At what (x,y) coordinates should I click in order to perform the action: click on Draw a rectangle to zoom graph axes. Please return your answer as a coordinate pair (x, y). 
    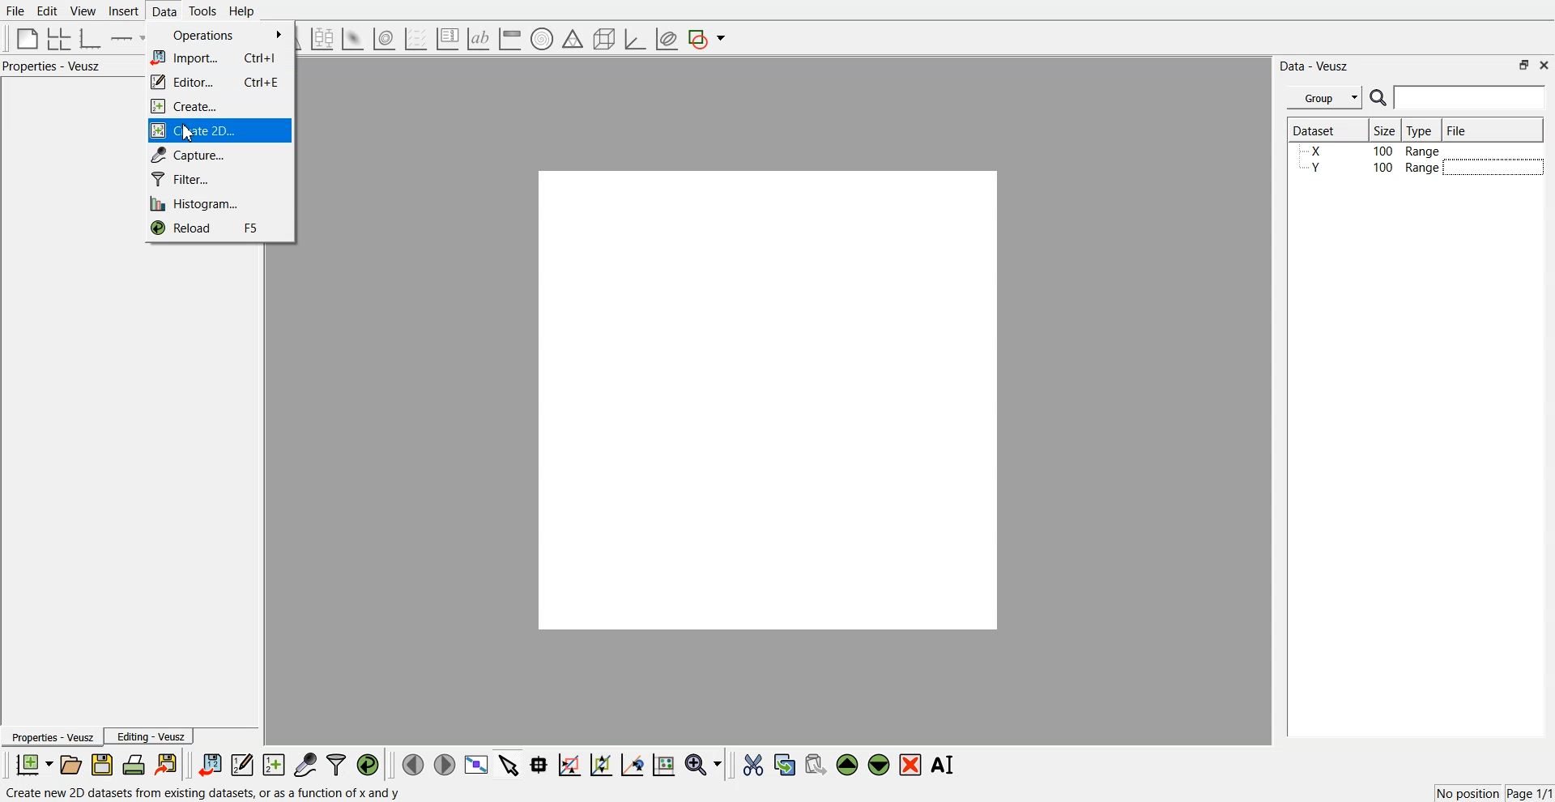
    Looking at the image, I should click on (569, 765).